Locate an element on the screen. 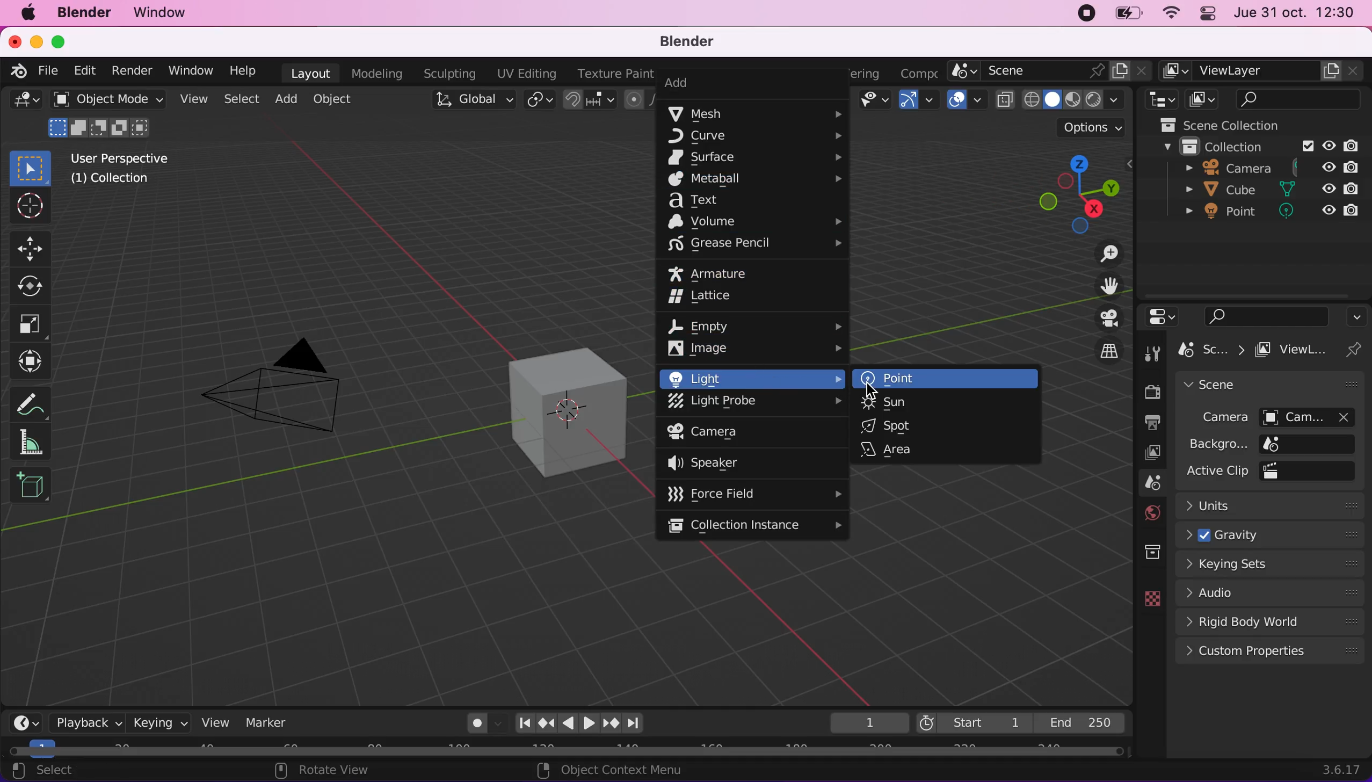 This screenshot has height=782, width=1372. sun is located at coordinates (928, 402).